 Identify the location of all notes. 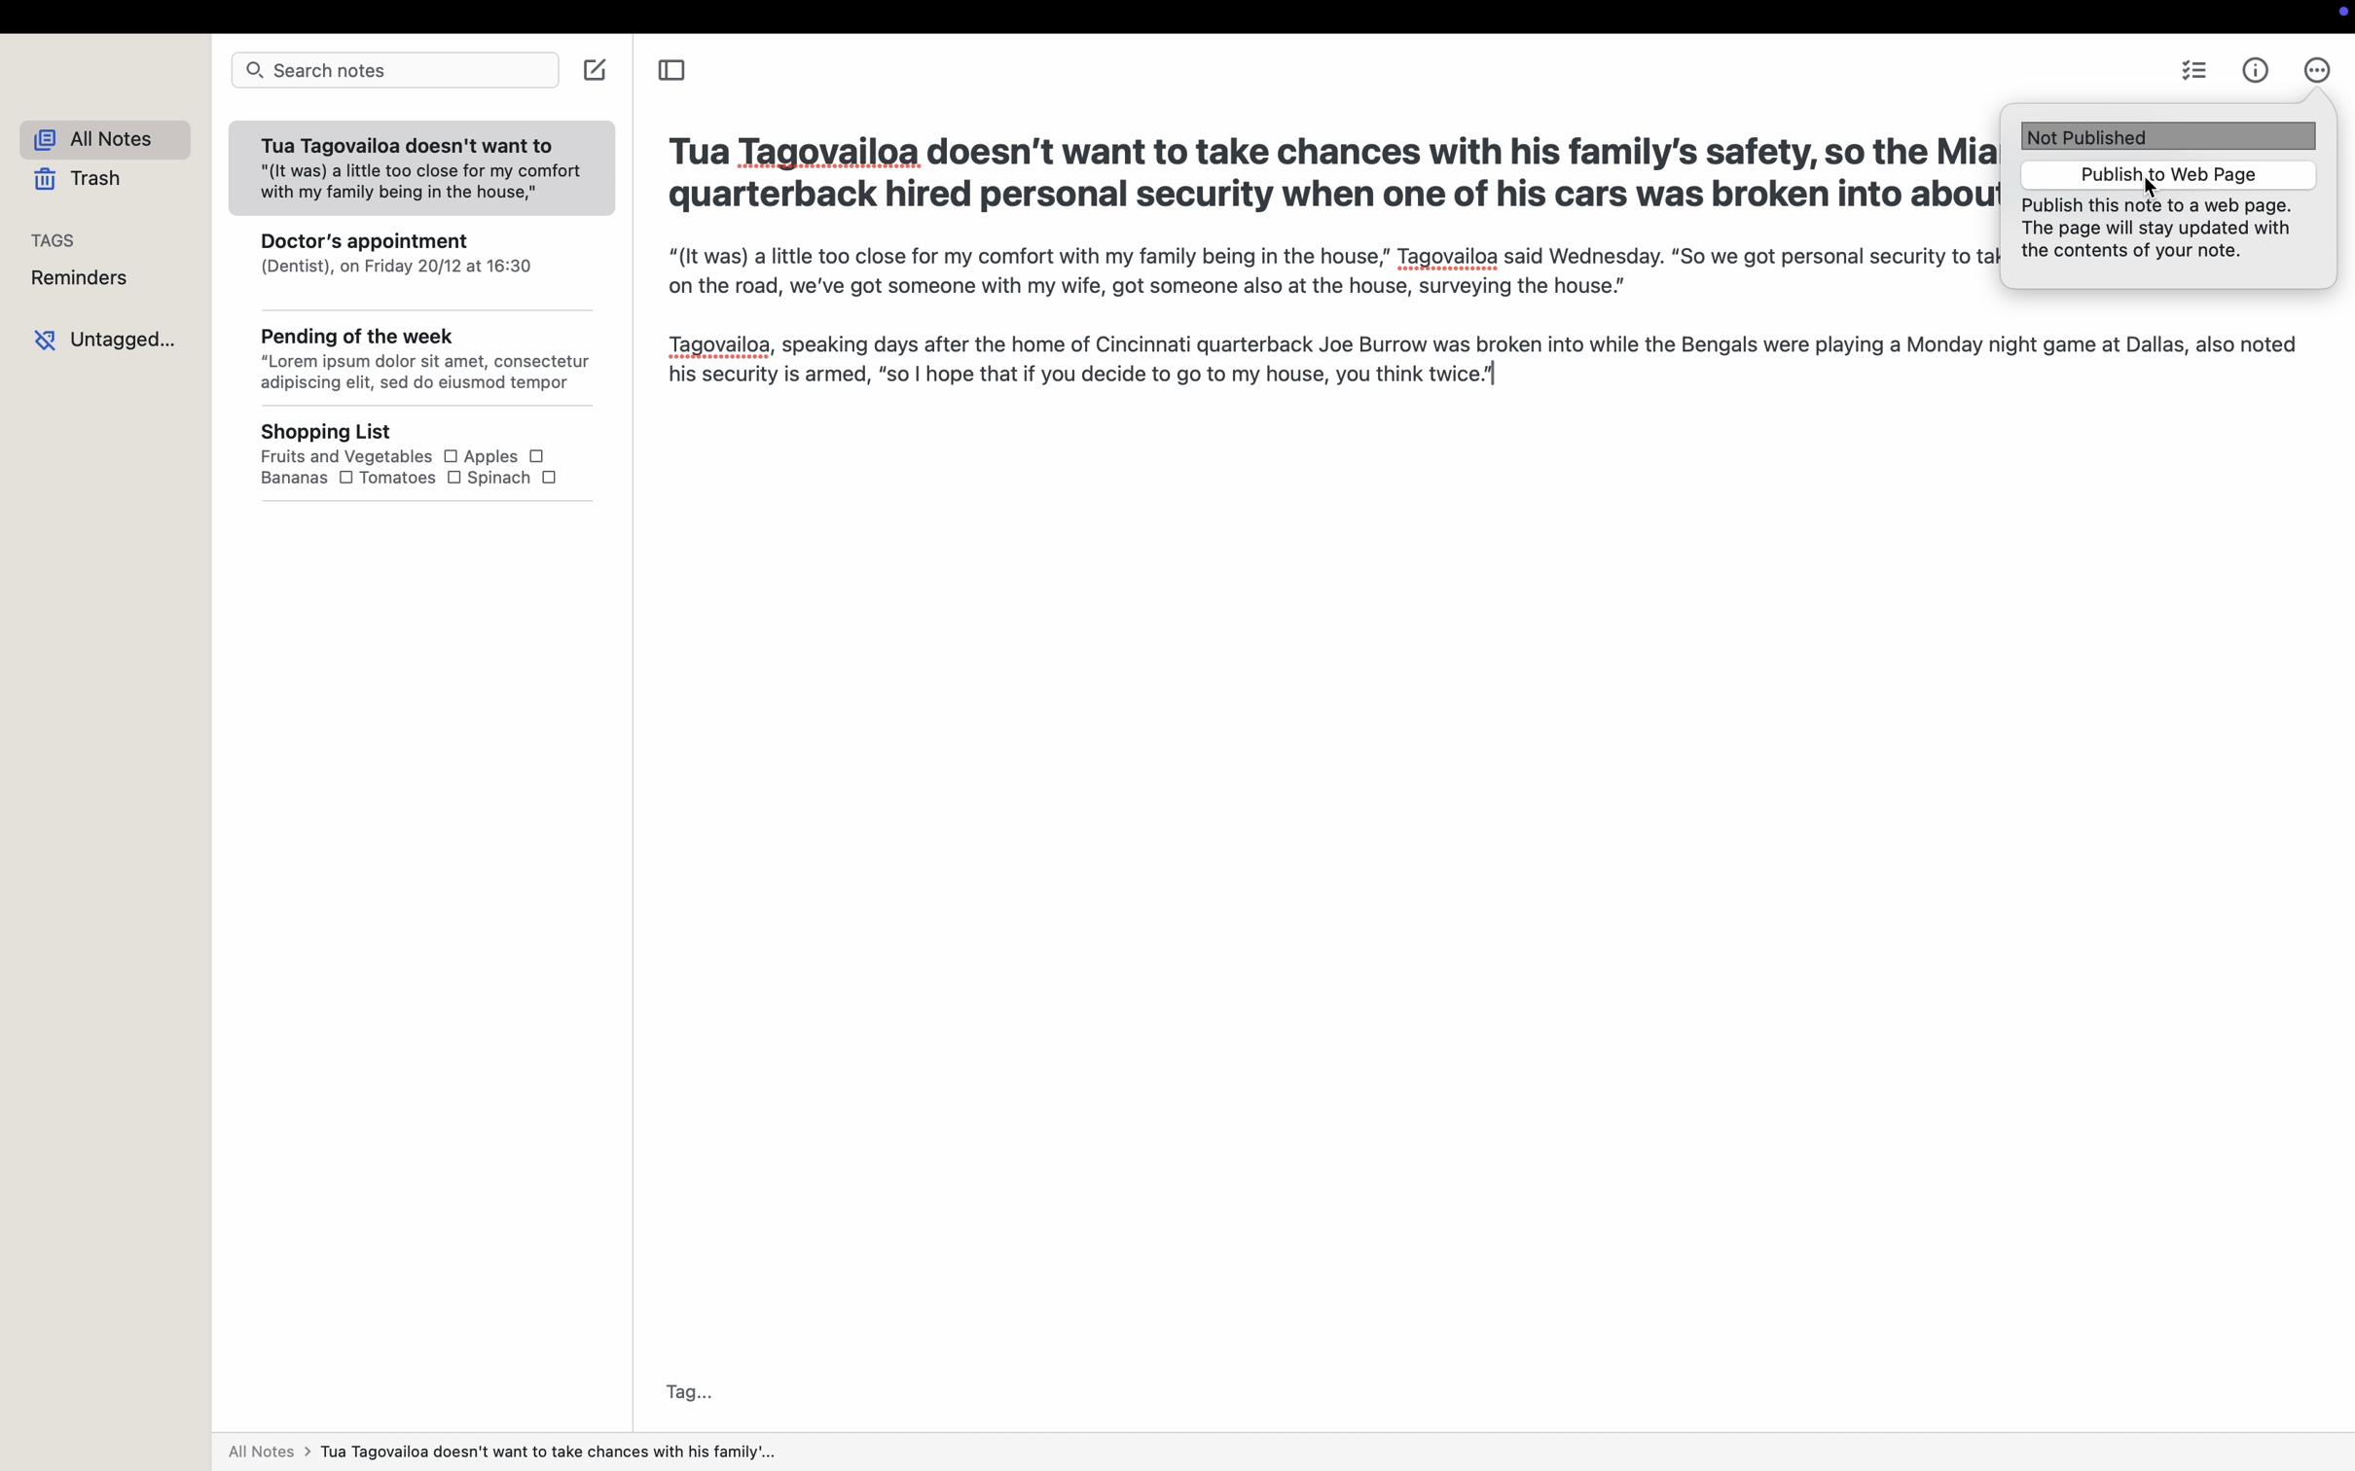
(500, 1455).